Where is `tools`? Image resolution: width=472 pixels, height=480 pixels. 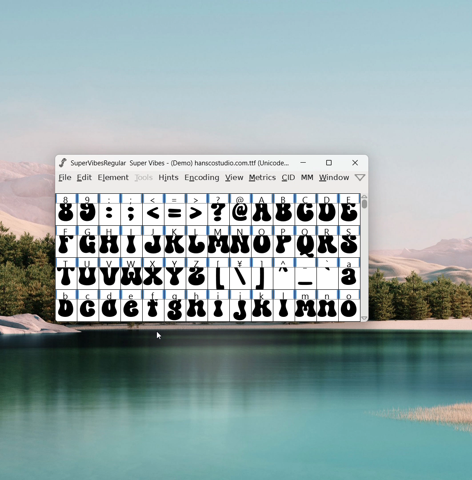
tools is located at coordinates (144, 177).